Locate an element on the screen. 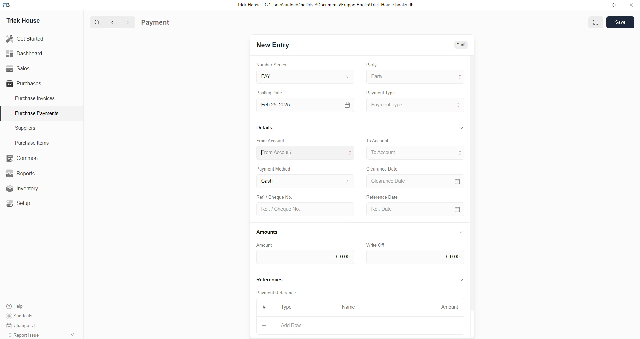 Image resolution: width=640 pixels, height=339 pixels. FB is located at coordinates (8, 4).